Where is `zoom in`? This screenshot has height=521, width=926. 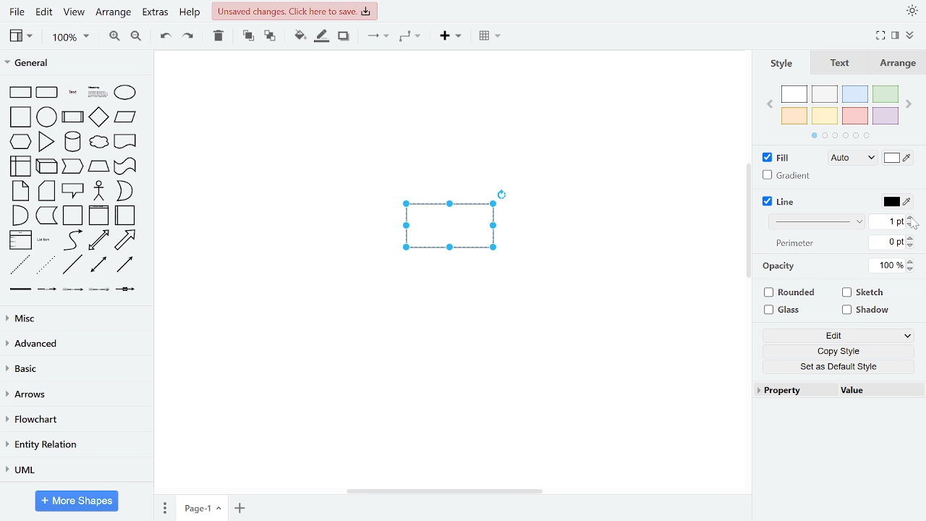
zoom in is located at coordinates (114, 38).